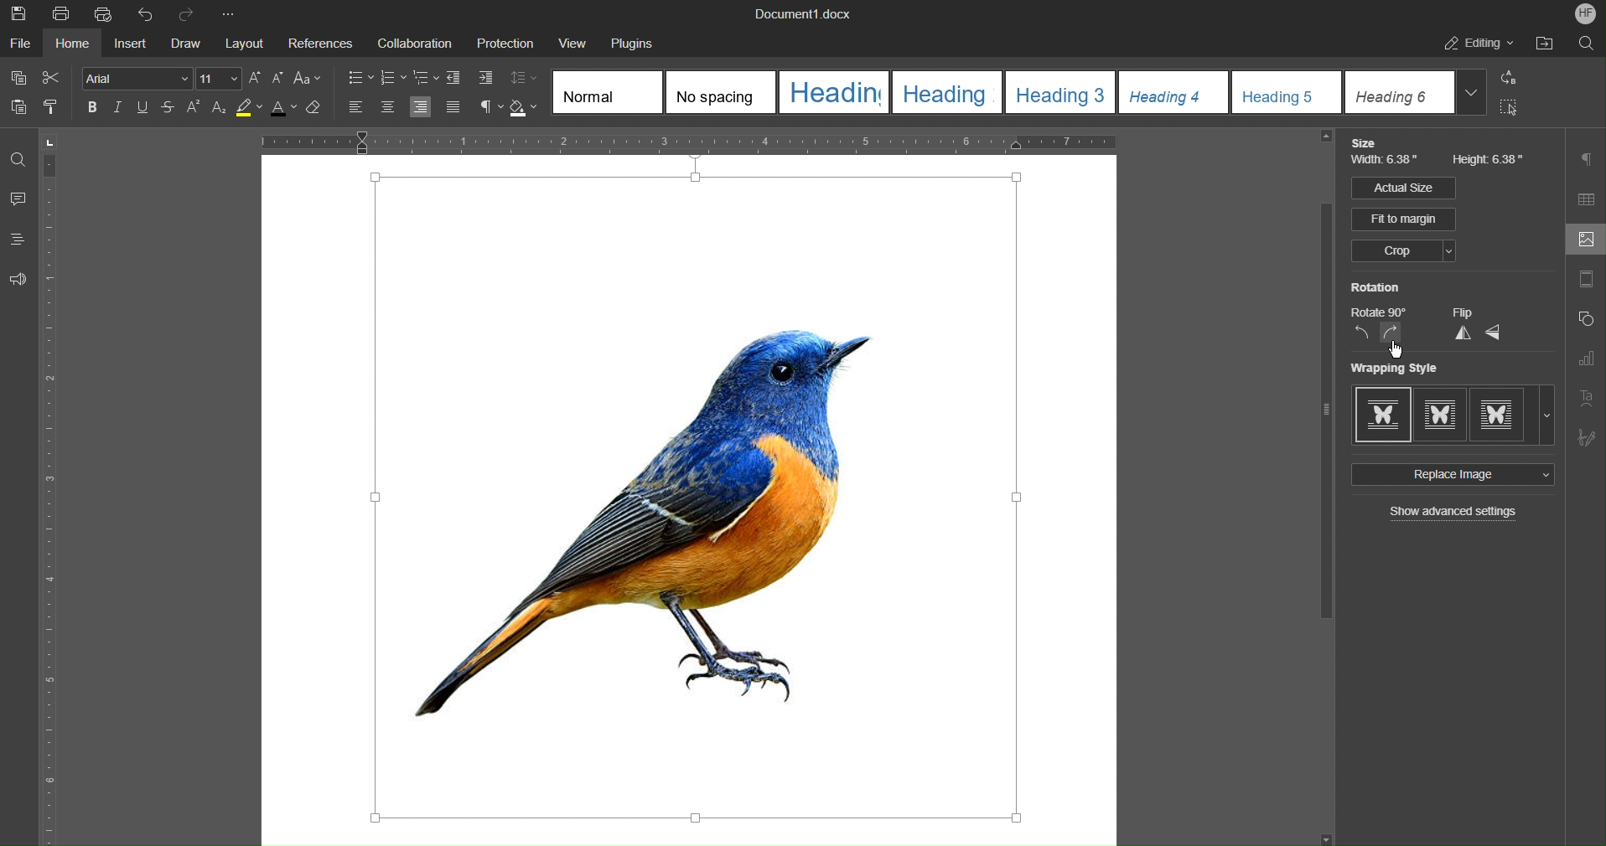  I want to click on Editing, so click(1475, 44).